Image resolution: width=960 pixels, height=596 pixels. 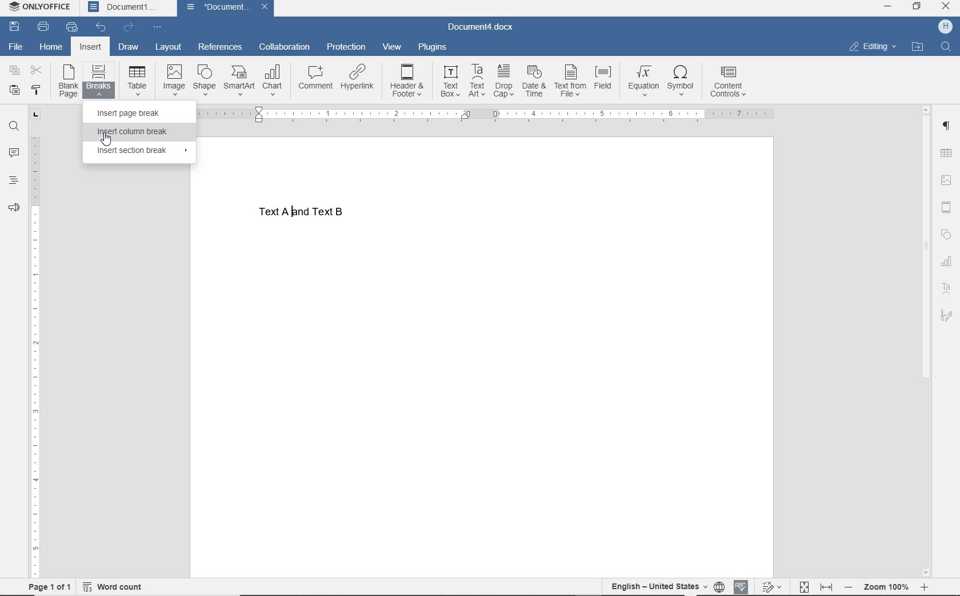 I want to click on close, so click(x=946, y=6).